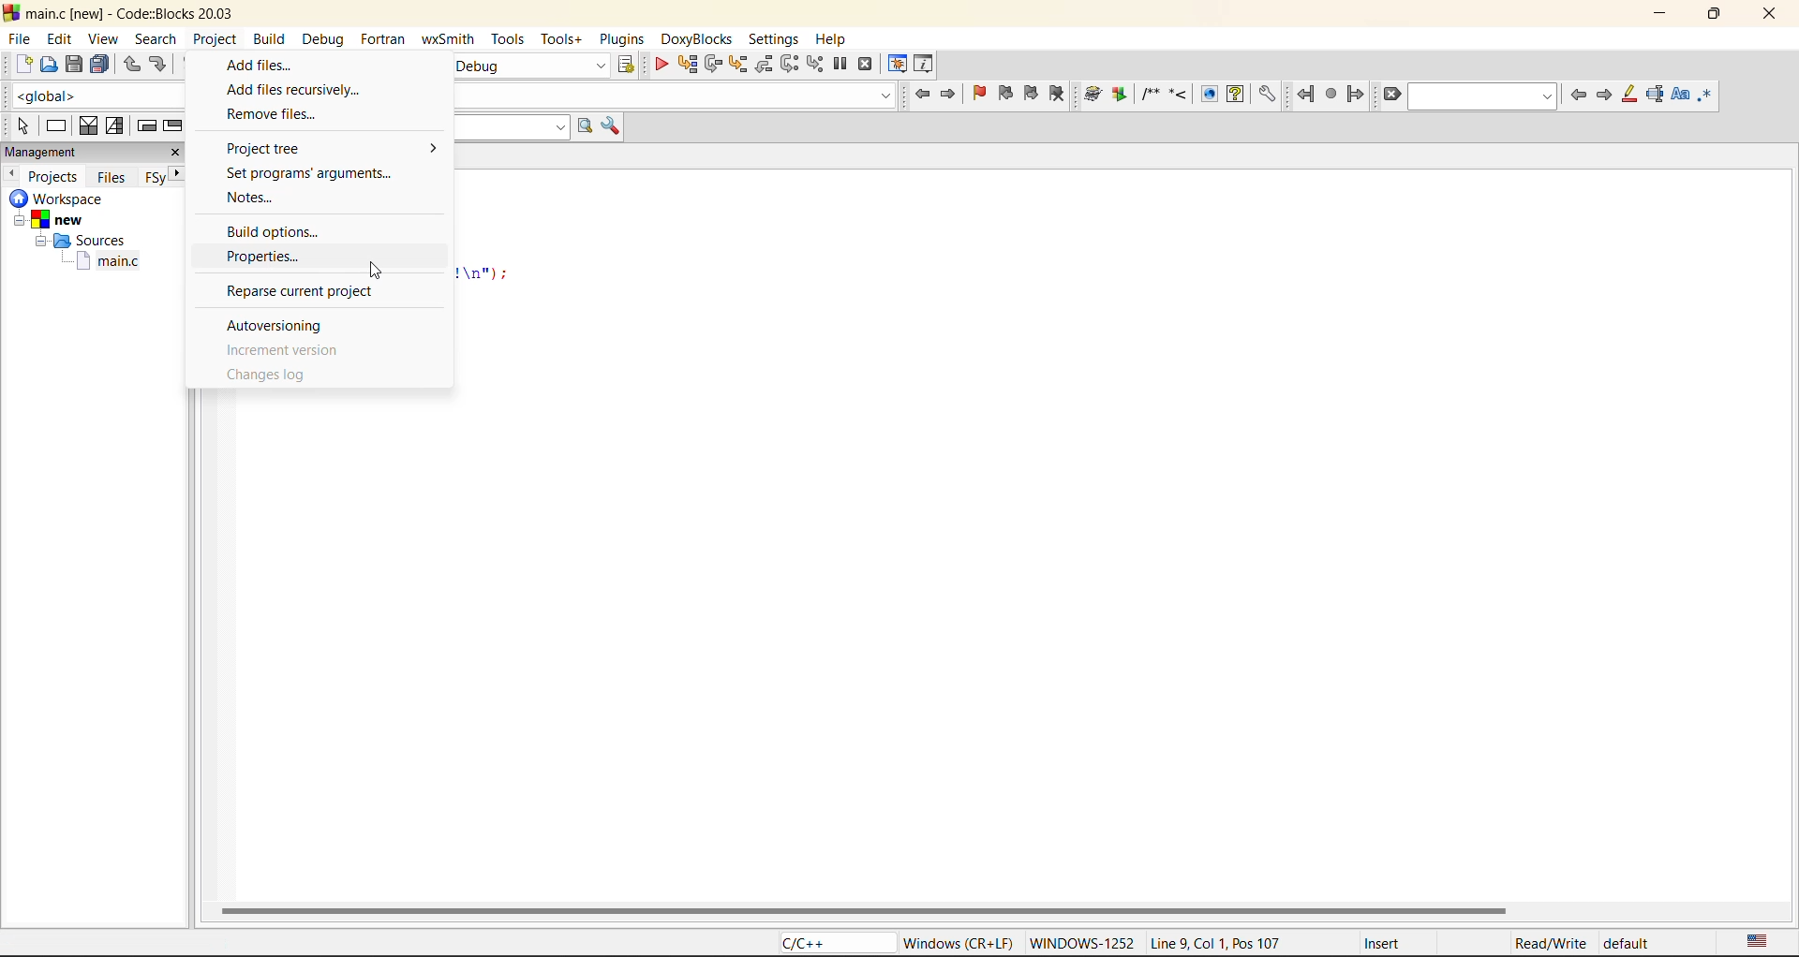  What do you see at coordinates (695, 39) in the screenshot?
I see `doxyblocks` at bounding box center [695, 39].